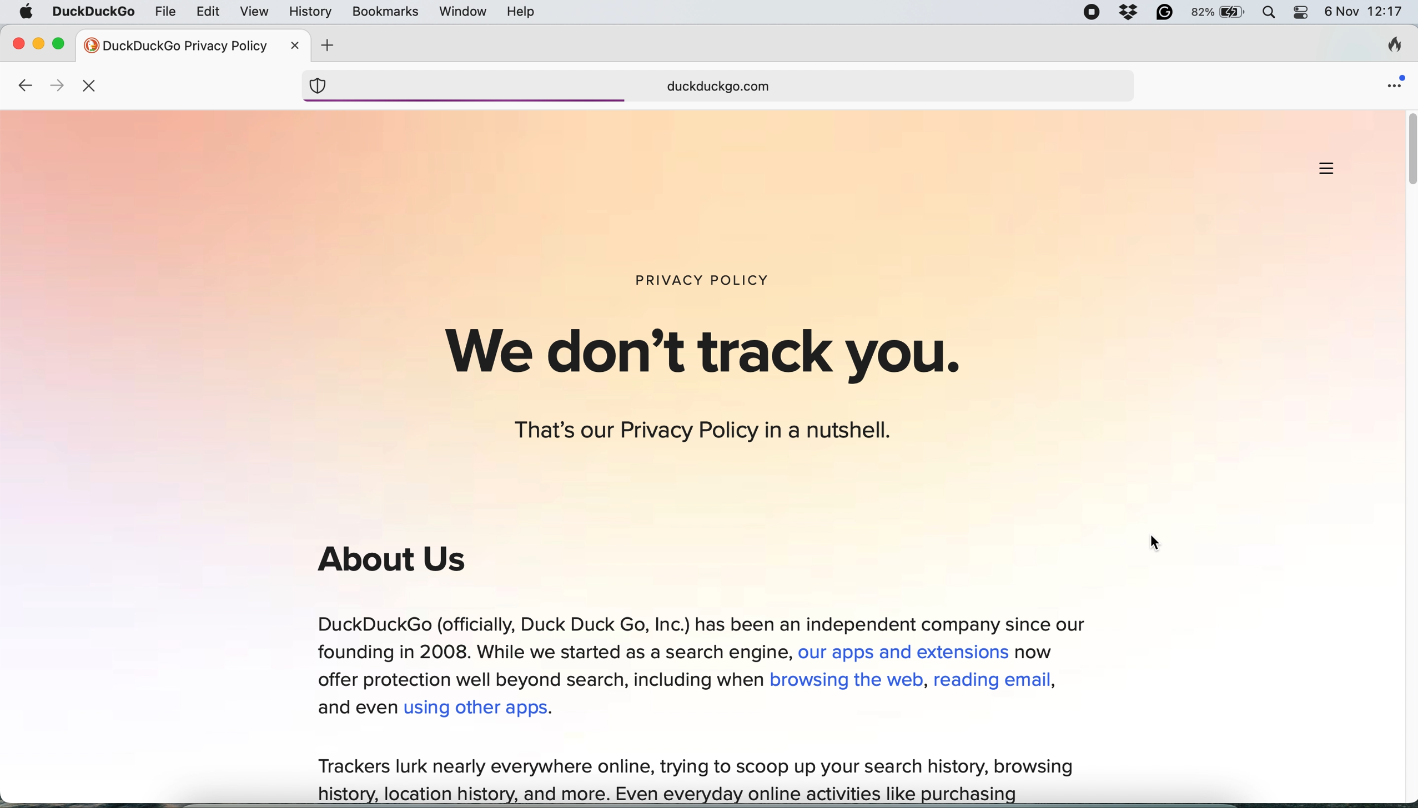 Image resolution: width=1418 pixels, height=808 pixels. Describe the element at coordinates (355, 710) in the screenshot. I see `and even` at that location.